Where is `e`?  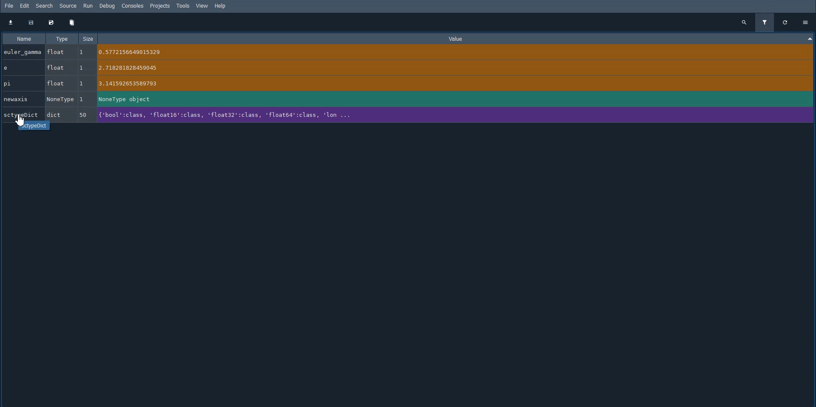
e is located at coordinates (148, 68).